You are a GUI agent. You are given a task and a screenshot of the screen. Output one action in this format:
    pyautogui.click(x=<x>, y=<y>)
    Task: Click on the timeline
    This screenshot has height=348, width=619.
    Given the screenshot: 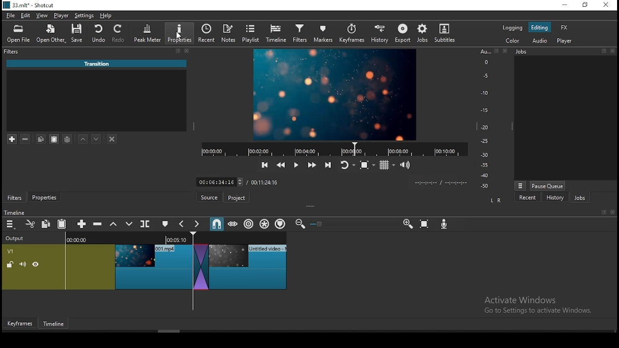 What is the action you would take?
    pyautogui.click(x=276, y=34)
    